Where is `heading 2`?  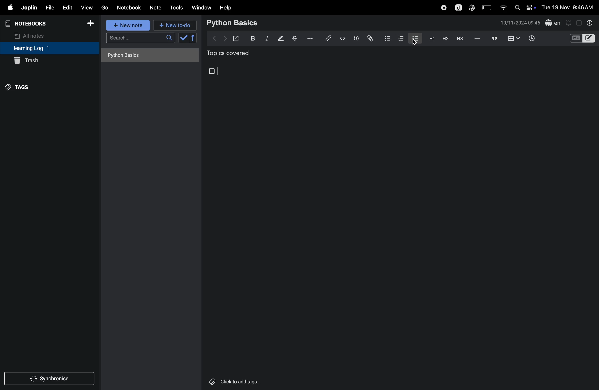 heading 2 is located at coordinates (445, 38).